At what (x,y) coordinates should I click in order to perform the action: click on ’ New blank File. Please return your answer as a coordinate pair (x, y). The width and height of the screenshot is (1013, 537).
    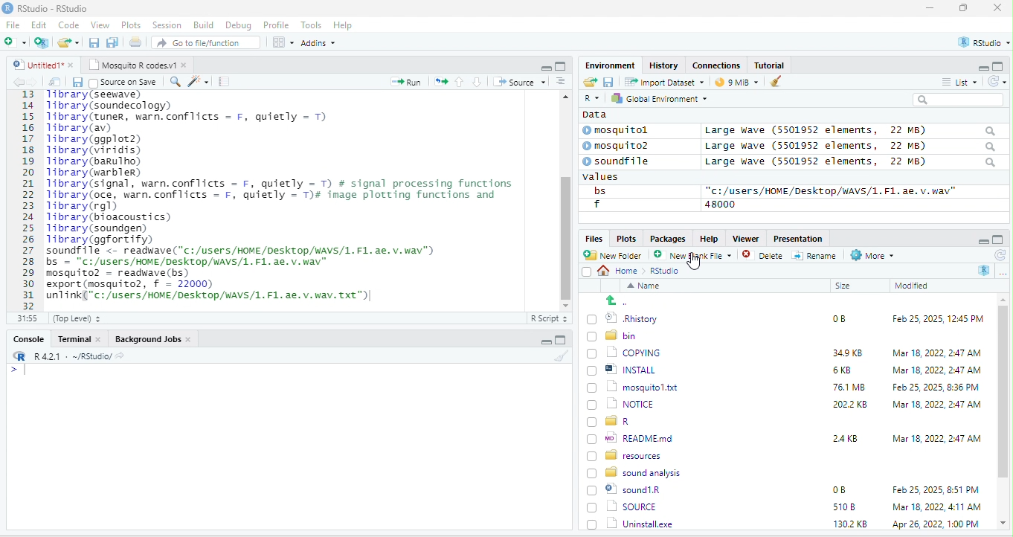
    Looking at the image, I should click on (697, 257).